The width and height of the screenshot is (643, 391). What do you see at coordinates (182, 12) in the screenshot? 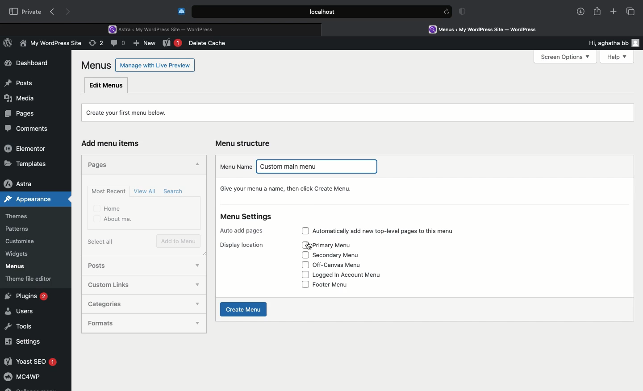
I see `Cold turkey` at bounding box center [182, 12].